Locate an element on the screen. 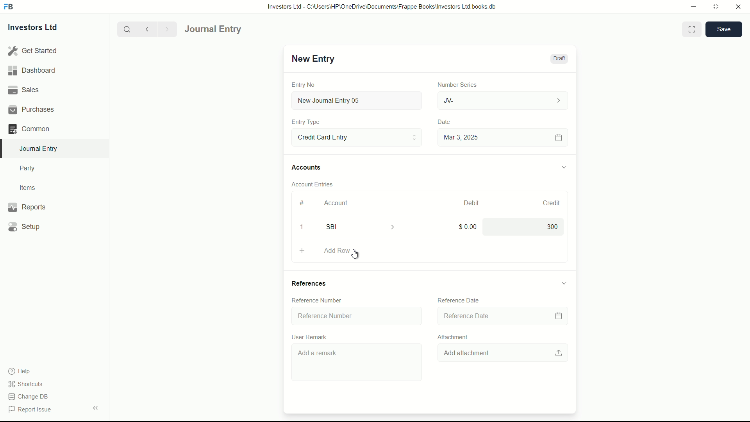  Next is located at coordinates (166, 29).